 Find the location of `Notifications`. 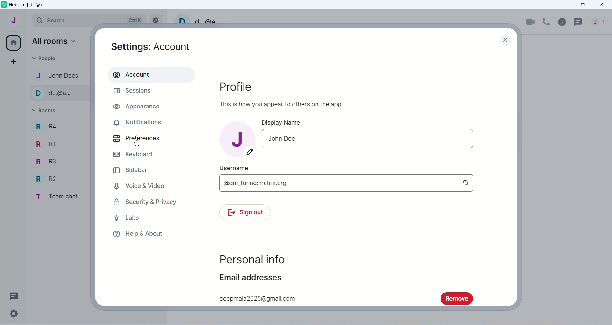

Notifications is located at coordinates (139, 122).